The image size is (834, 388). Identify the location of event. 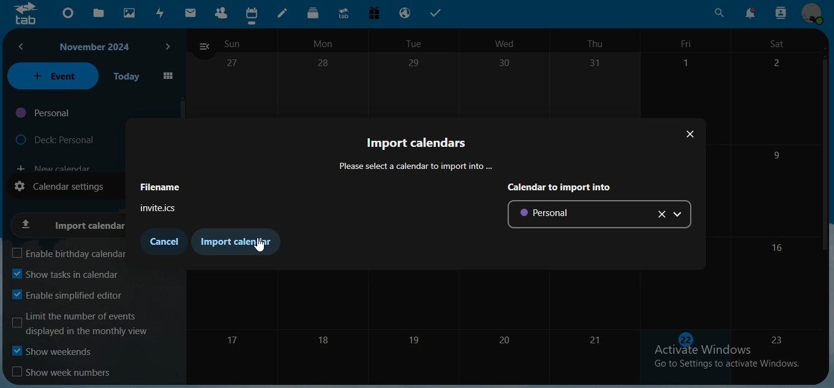
(53, 75).